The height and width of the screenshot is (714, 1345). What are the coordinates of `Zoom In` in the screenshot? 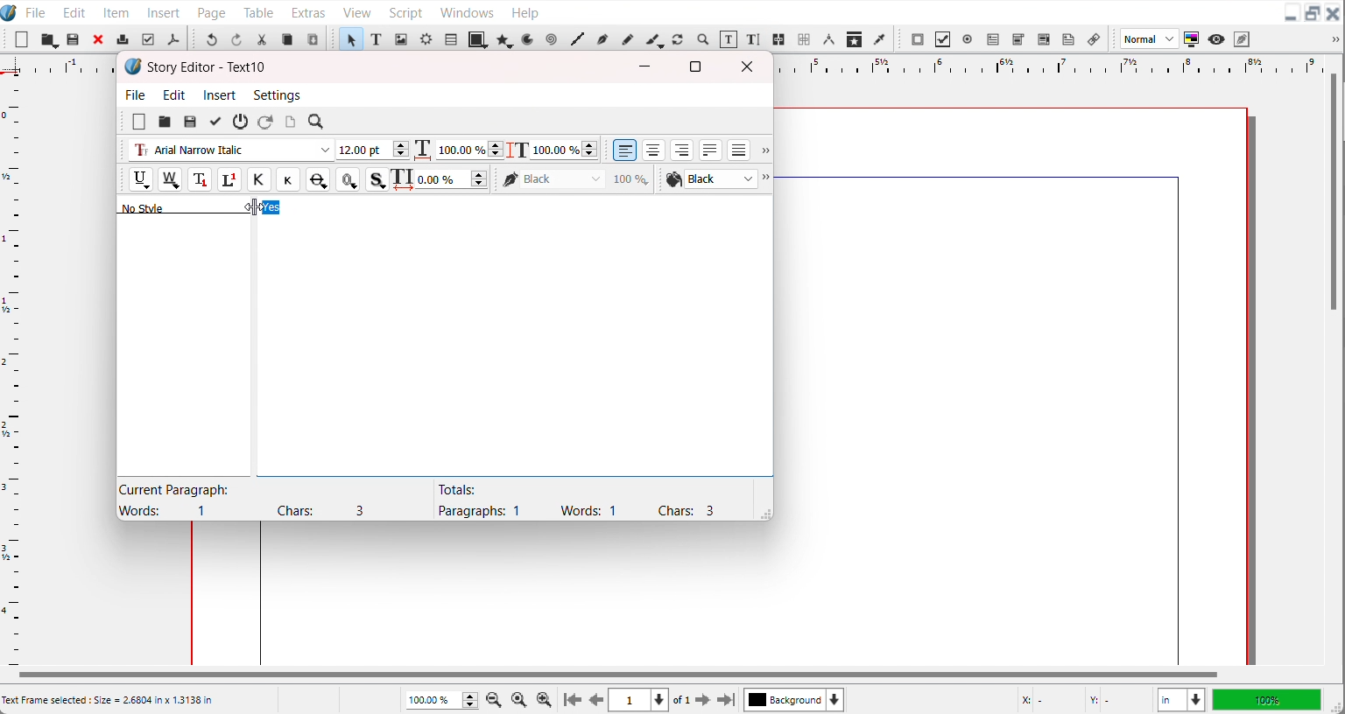 It's located at (545, 699).